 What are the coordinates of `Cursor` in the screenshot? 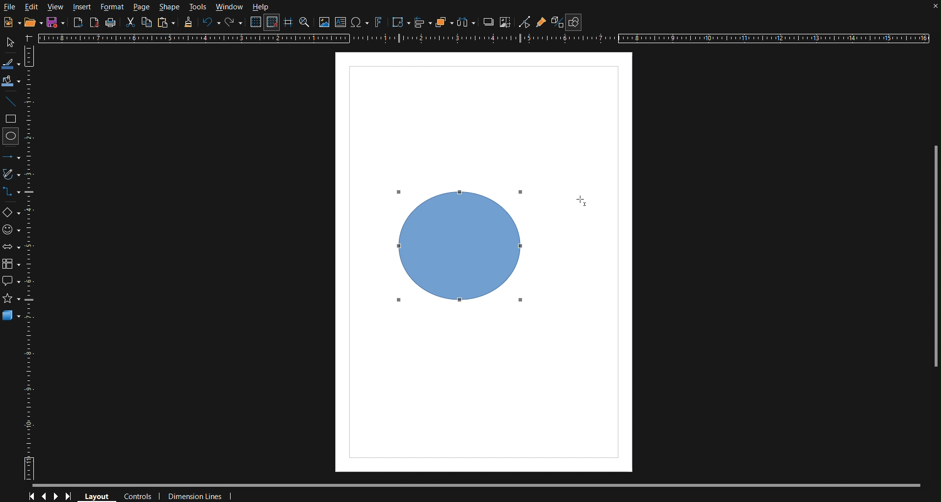 It's located at (521, 302).